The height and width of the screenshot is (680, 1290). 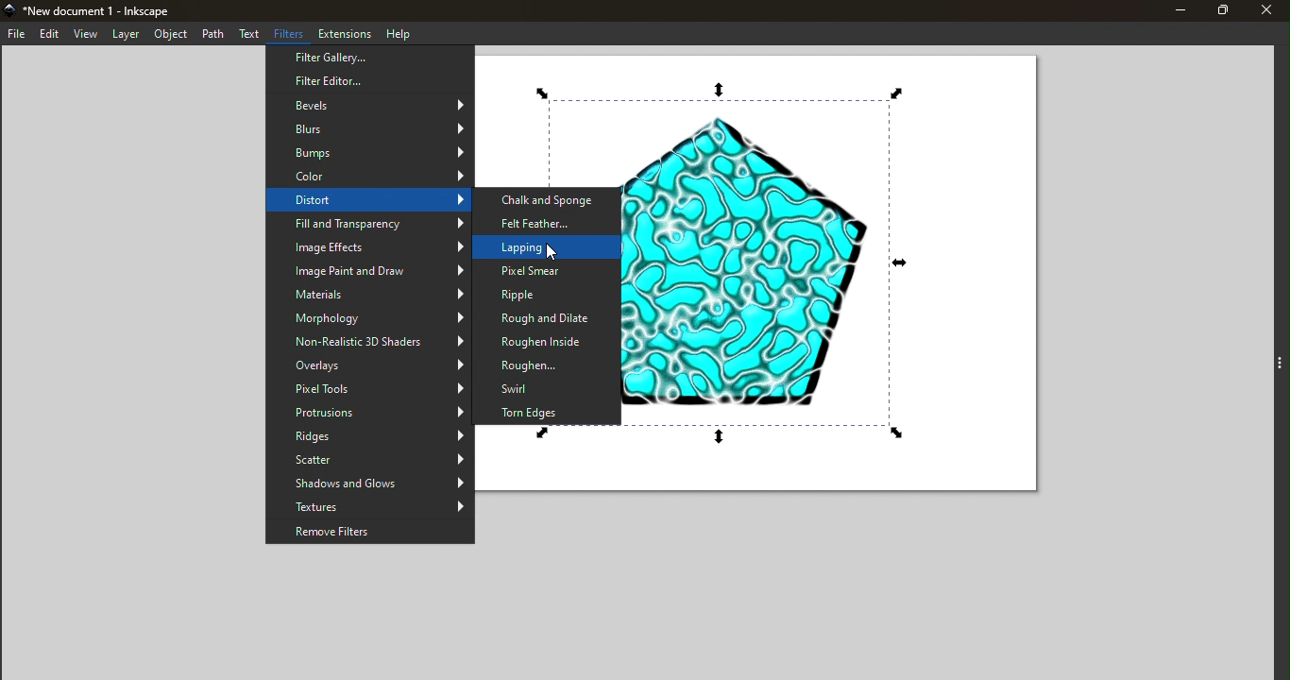 What do you see at coordinates (1223, 10) in the screenshot?
I see `Maximize` at bounding box center [1223, 10].